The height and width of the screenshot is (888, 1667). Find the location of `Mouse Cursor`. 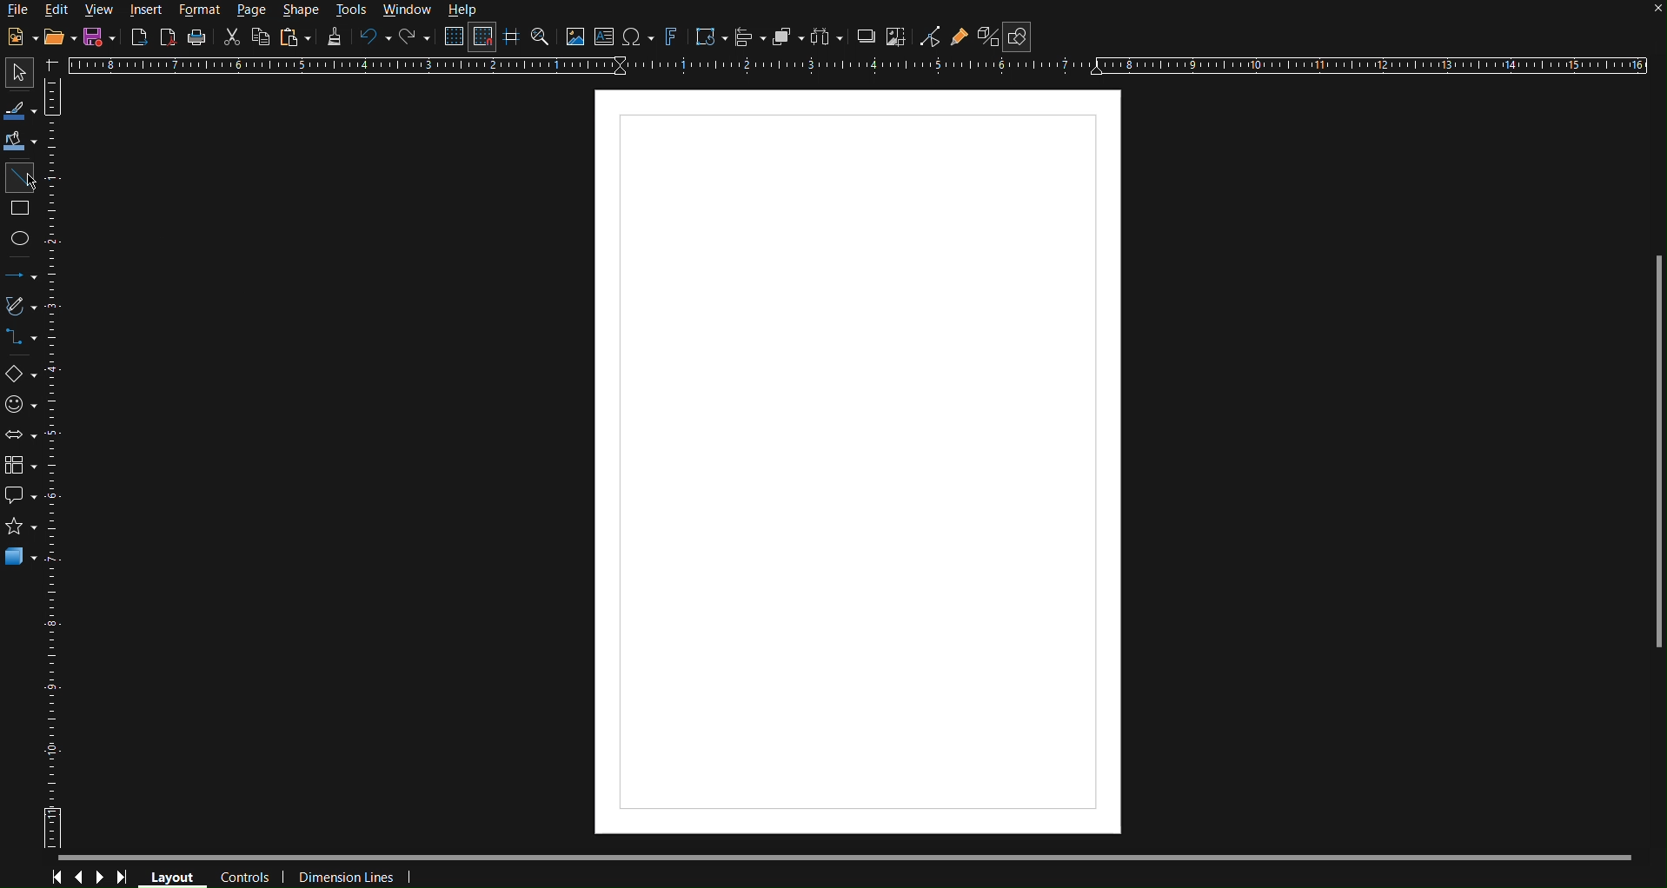

Mouse Cursor is located at coordinates (35, 182).